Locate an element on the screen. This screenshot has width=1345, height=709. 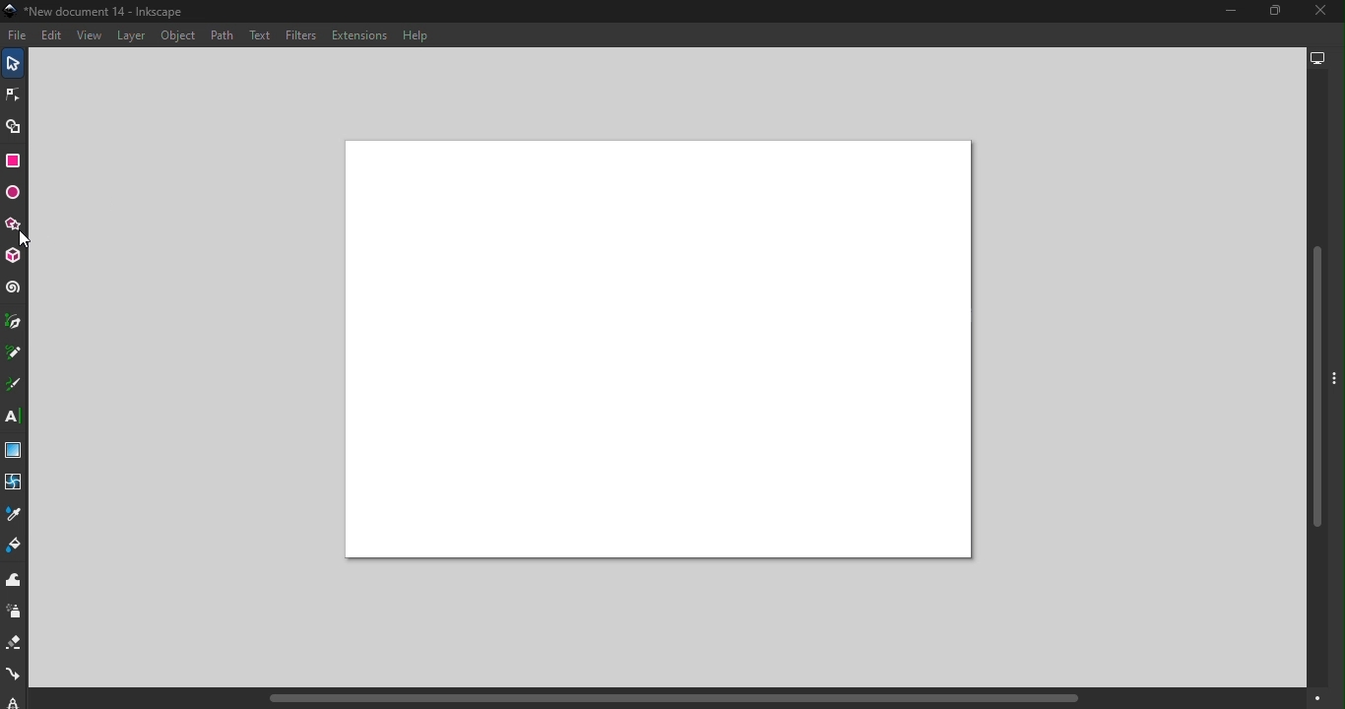
Close is located at coordinates (1321, 12).